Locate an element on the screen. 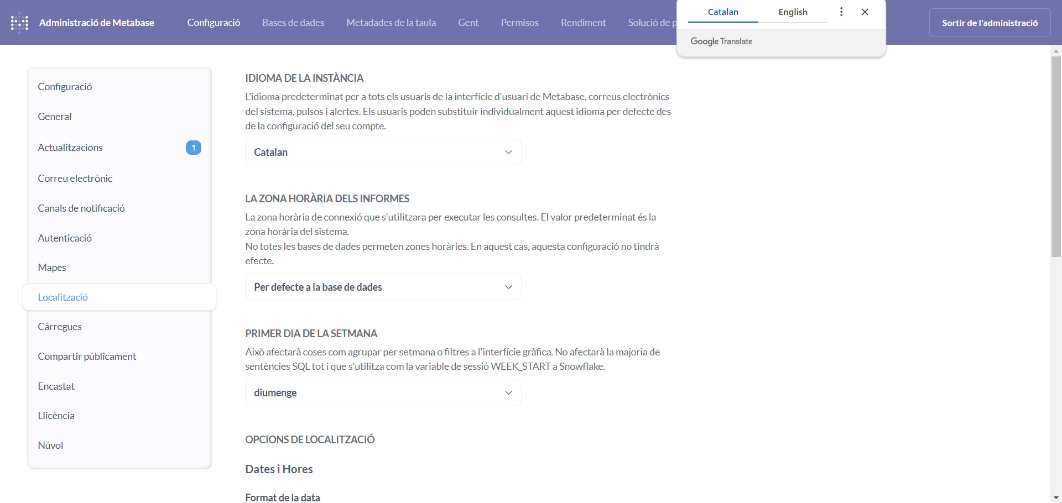 The height and width of the screenshot is (503, 1062). selected language dropdown is located at coordinates (384, 150).